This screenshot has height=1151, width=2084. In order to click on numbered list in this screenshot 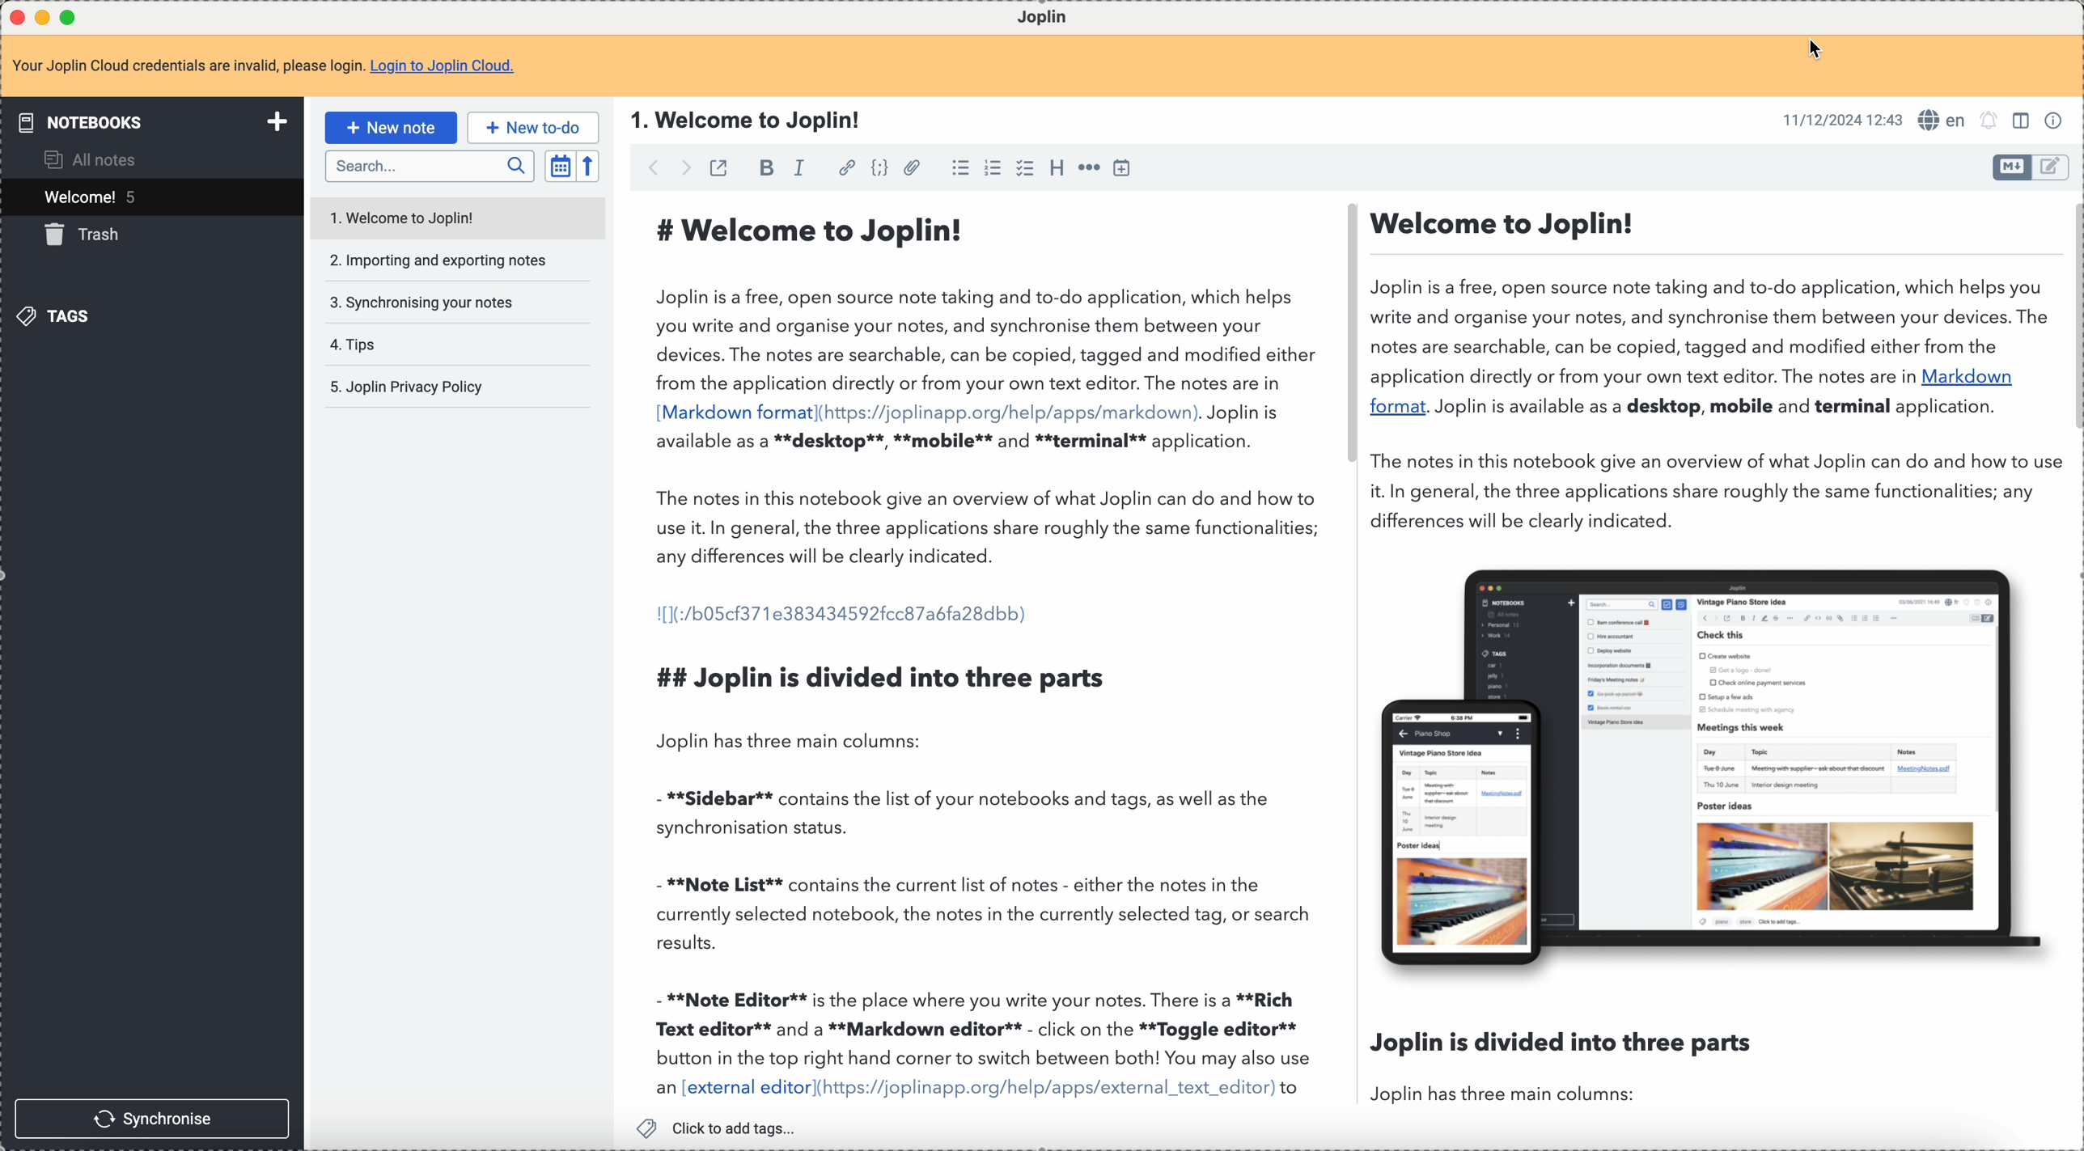, I will do `click(995, 167)`.